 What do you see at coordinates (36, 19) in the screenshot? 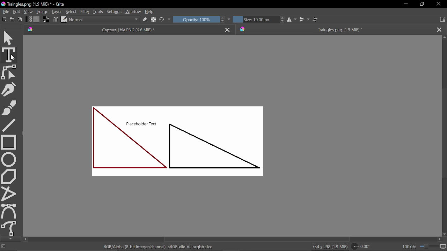
I see `Fill pattern` at bounding box center [36, 19].